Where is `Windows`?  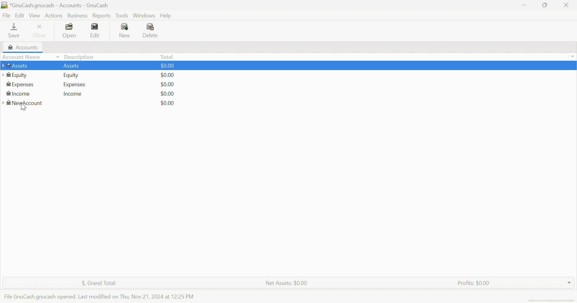 Windows is located at coordinates (144, 16).